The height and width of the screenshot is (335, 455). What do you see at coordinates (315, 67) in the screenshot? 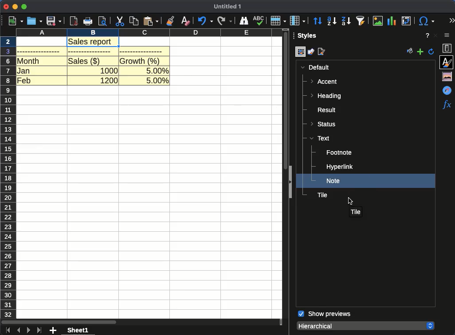
I see `default ` at bounding box center [315, 67].